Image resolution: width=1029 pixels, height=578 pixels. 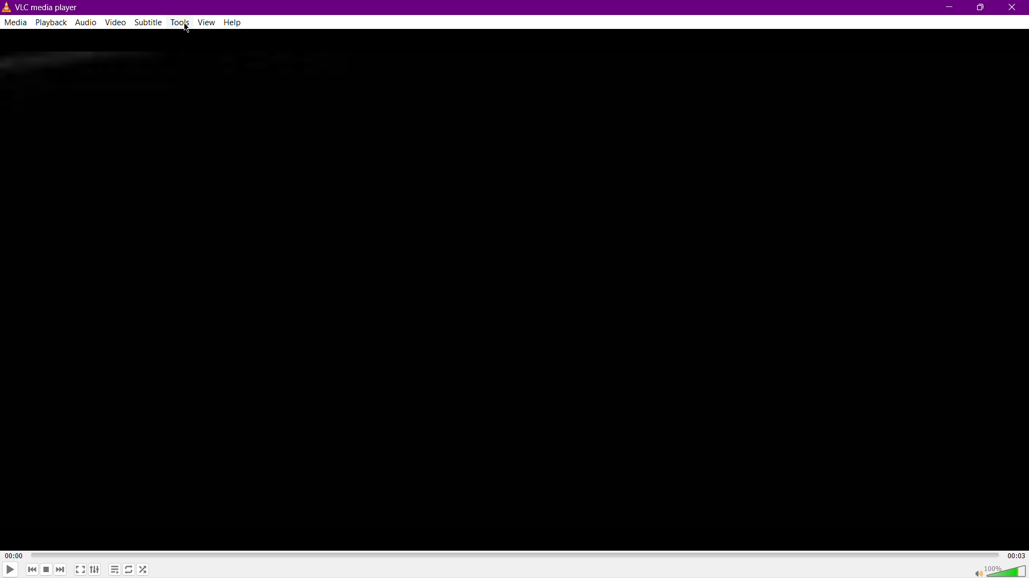 I want to click on Cursor Position, so click(x=187, y=26).